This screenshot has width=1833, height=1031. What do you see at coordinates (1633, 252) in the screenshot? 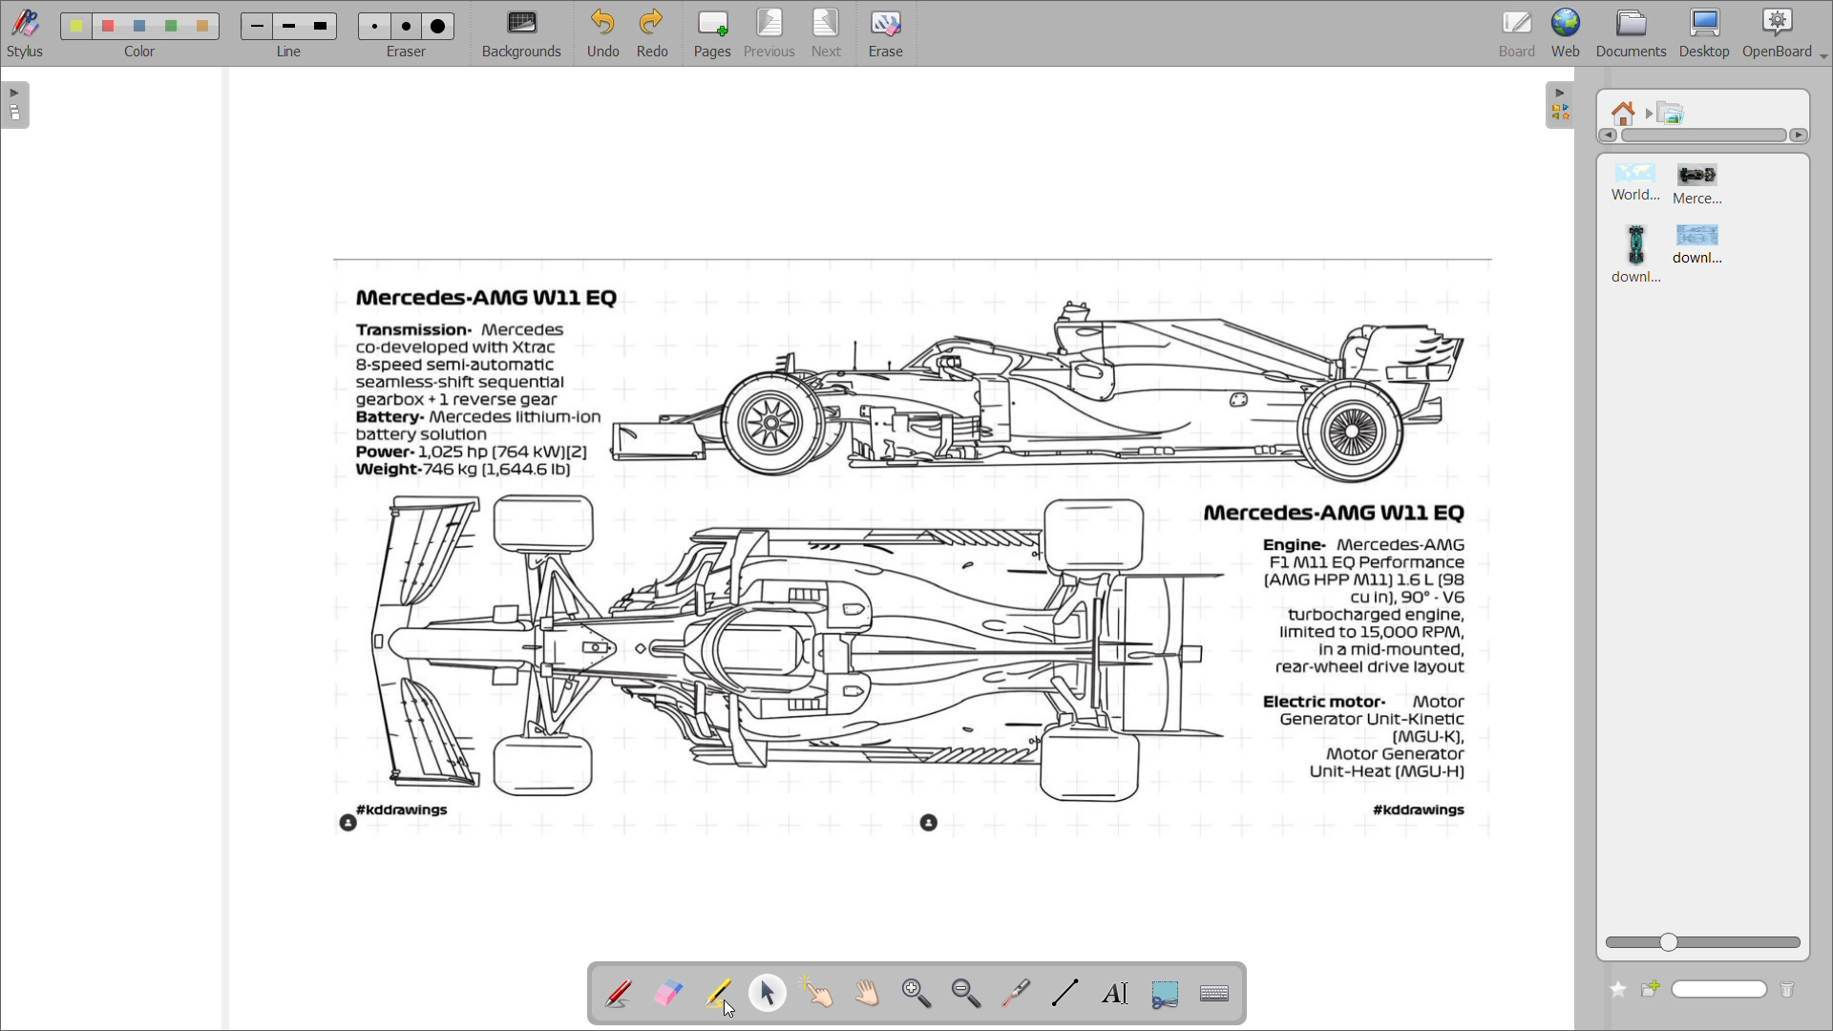
I see `image 3` at bounding box center [1633, 252].